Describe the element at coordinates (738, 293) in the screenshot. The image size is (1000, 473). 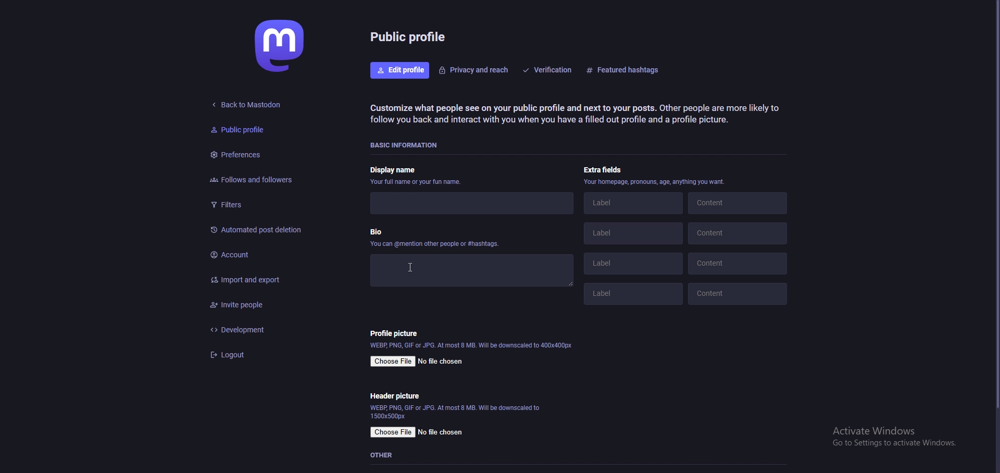
I see `content` at that location.